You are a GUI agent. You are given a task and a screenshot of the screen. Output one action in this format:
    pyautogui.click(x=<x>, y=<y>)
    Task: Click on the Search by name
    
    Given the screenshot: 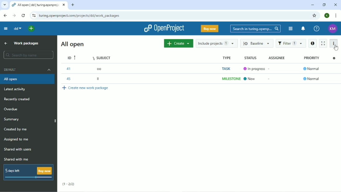 What is the action you would take?
    pyautogui.click(x=29, y=55)
    